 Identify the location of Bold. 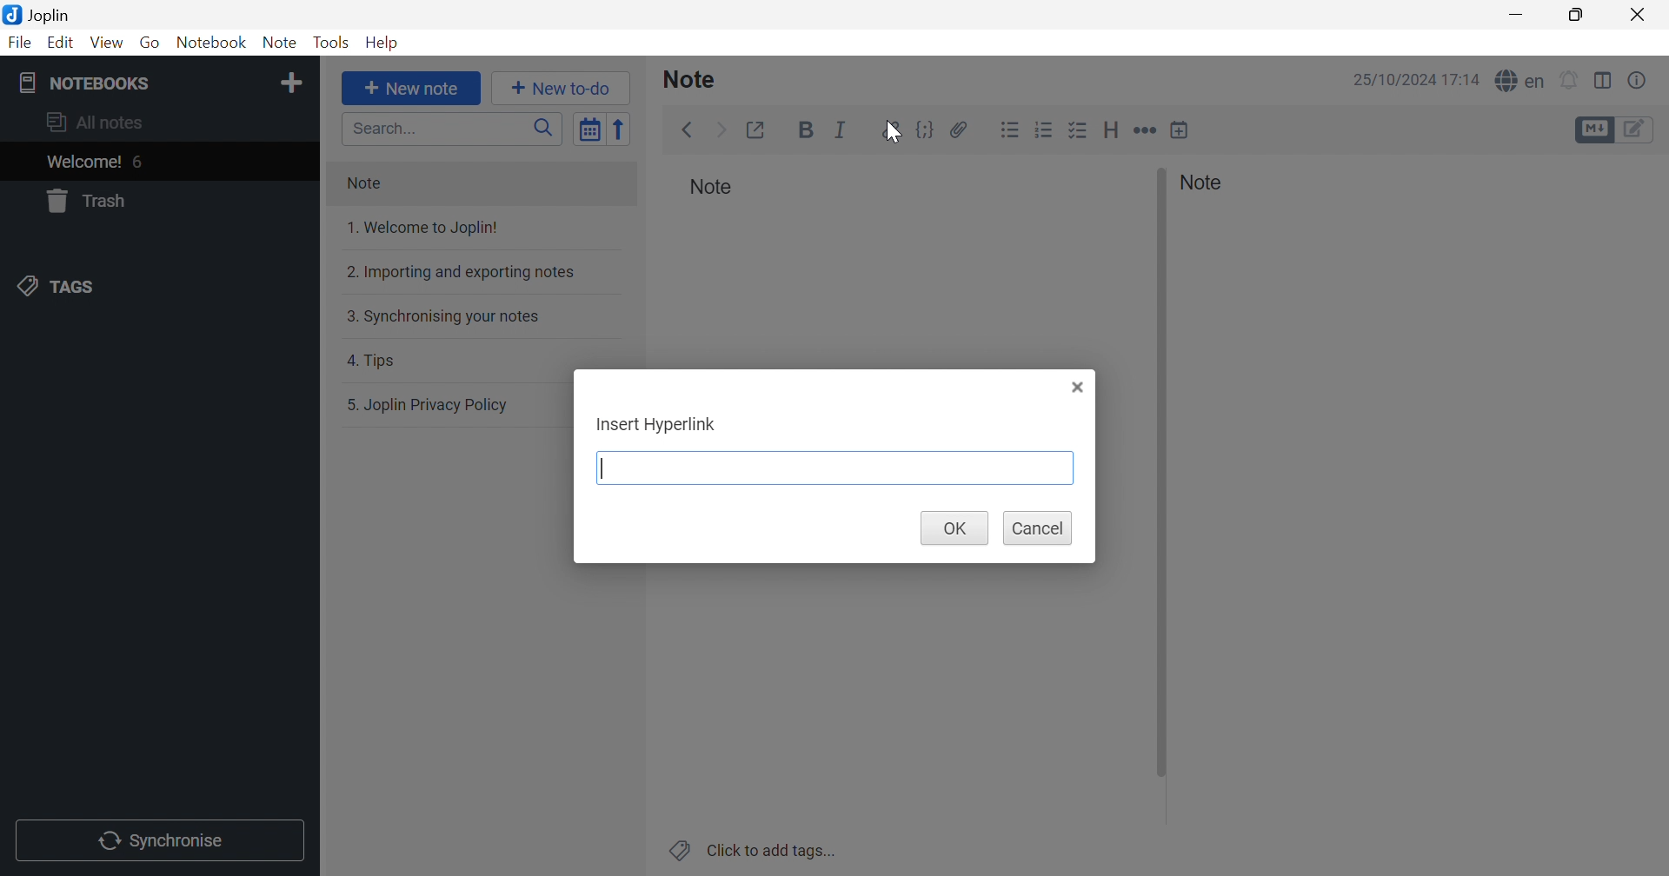
(806, 132).